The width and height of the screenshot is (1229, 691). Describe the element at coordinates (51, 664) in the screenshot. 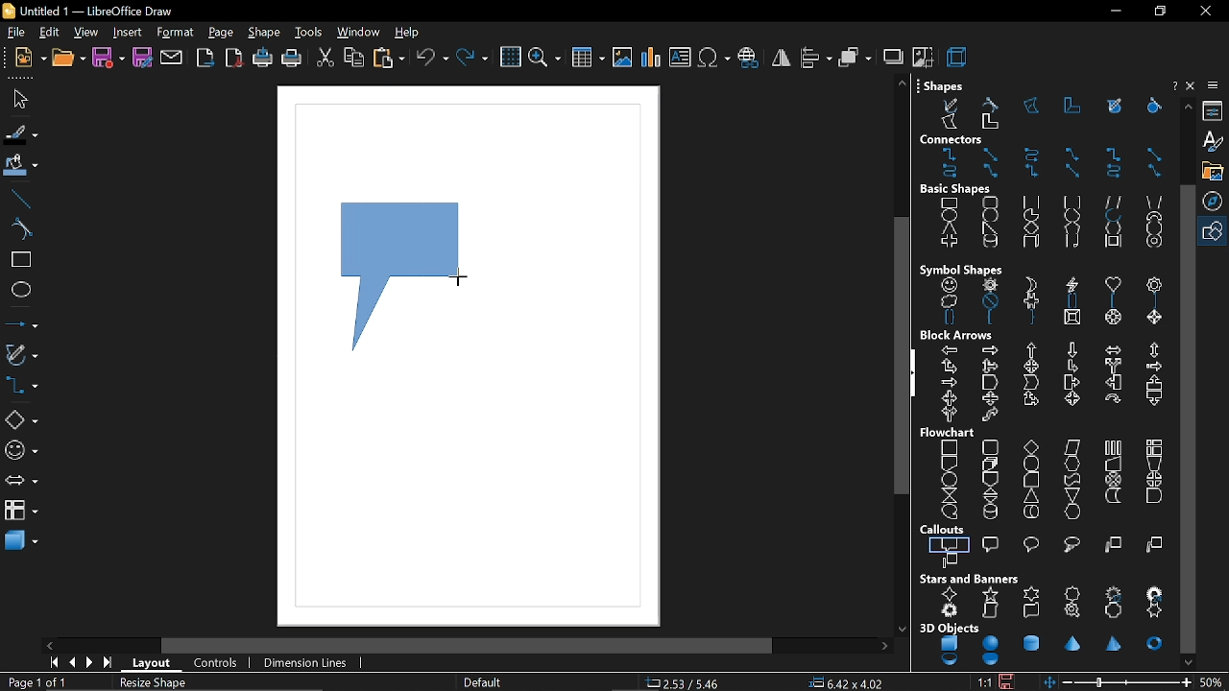

I see `go to first page` at that location.